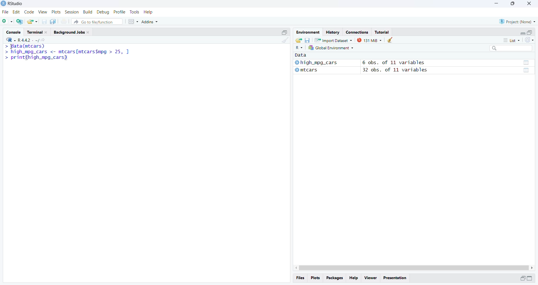  I want to click on view current directory, so click(40, 40).